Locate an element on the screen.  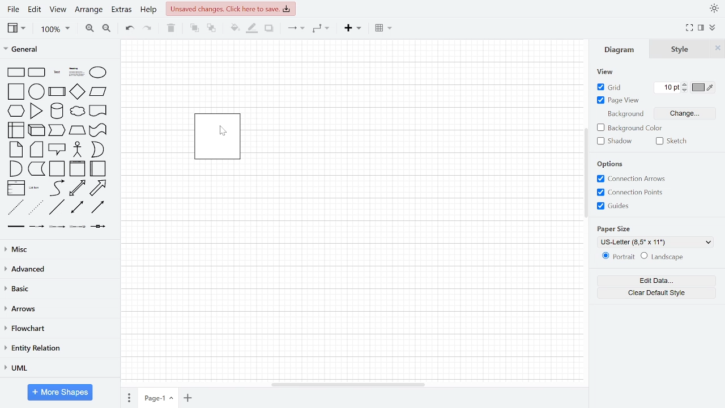
shadow is located at coordinates (268, 28).